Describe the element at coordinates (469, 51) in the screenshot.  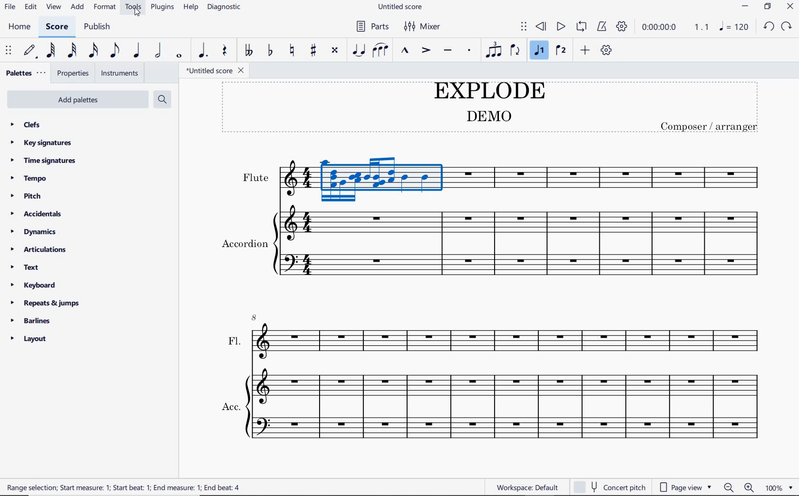
I see `staccato` at that location.